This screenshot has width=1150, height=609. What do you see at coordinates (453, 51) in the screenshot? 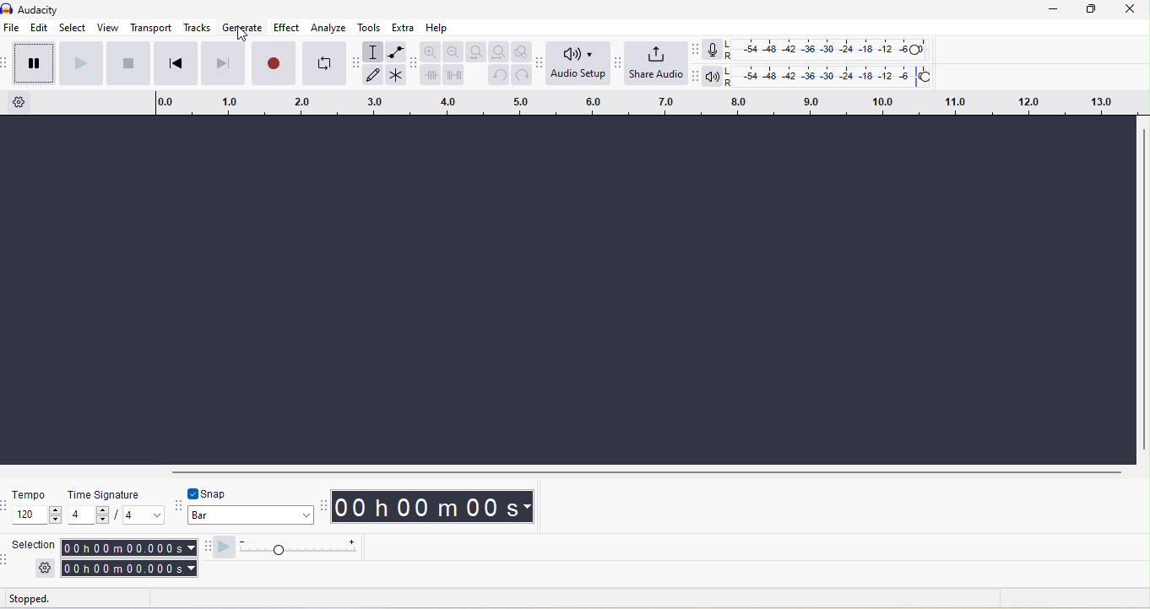
I see `zoom out` at bounding box center [453, 51].